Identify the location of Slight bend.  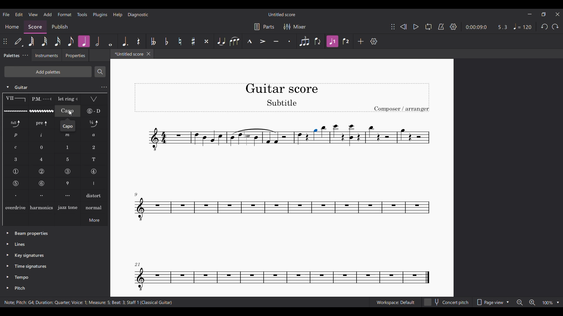
(94, 123).